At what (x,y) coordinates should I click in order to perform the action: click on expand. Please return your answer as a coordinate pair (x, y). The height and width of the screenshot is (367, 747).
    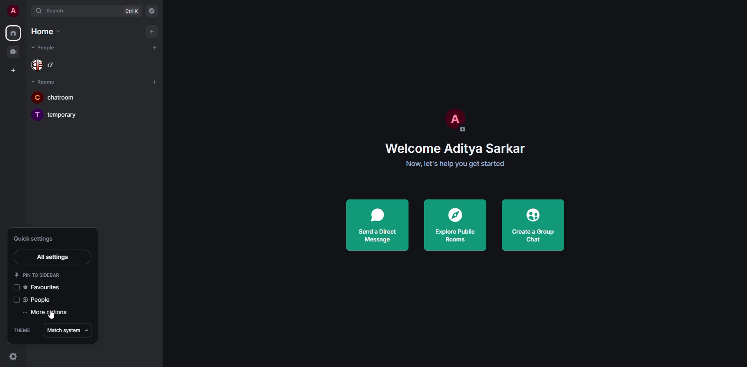
    Looking at the image, I should click on (27, 12).